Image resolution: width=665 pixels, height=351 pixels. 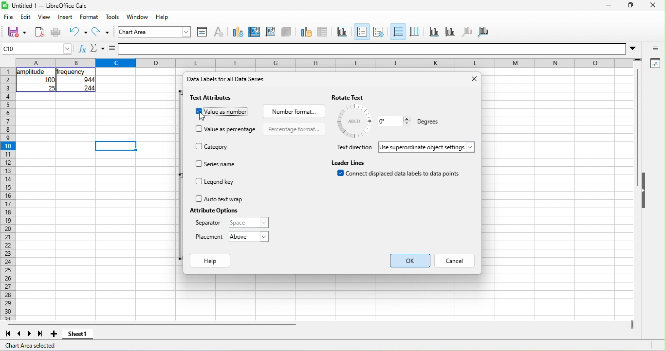 What do you see at coordinates (287, 31) in the screenshot?
I see `3d view` at bounding box center [287, 31].